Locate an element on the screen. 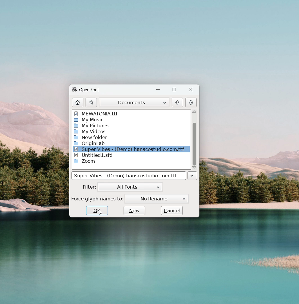 Image resolution: width=299 pixels, height=304 pixels. go to originating folder is located at coordinates (177, 102).